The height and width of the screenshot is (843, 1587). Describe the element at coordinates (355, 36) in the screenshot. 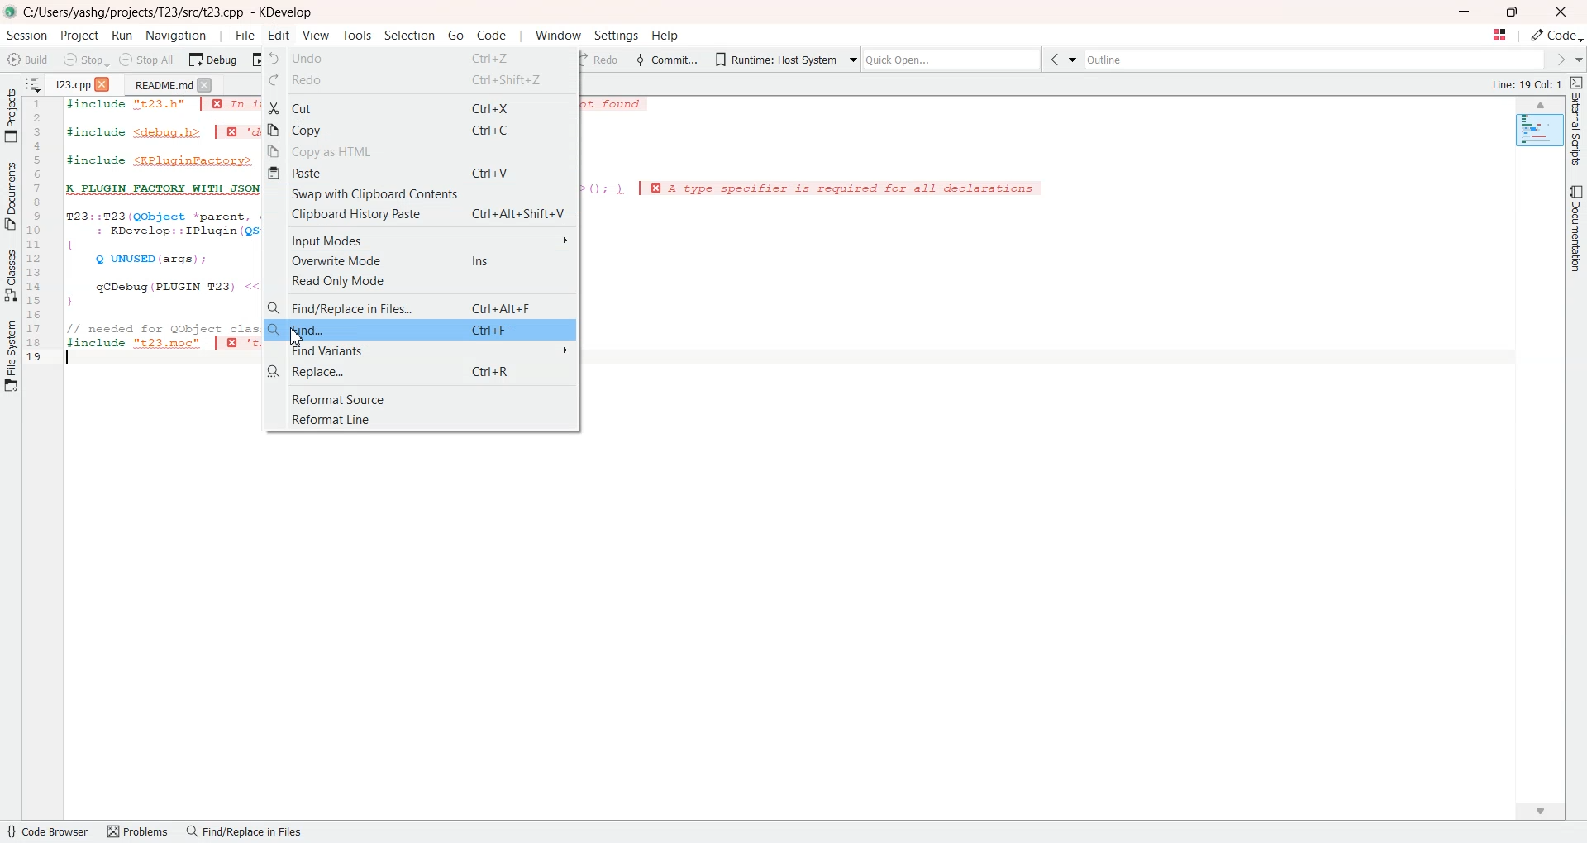

I see `Tools` at that location.